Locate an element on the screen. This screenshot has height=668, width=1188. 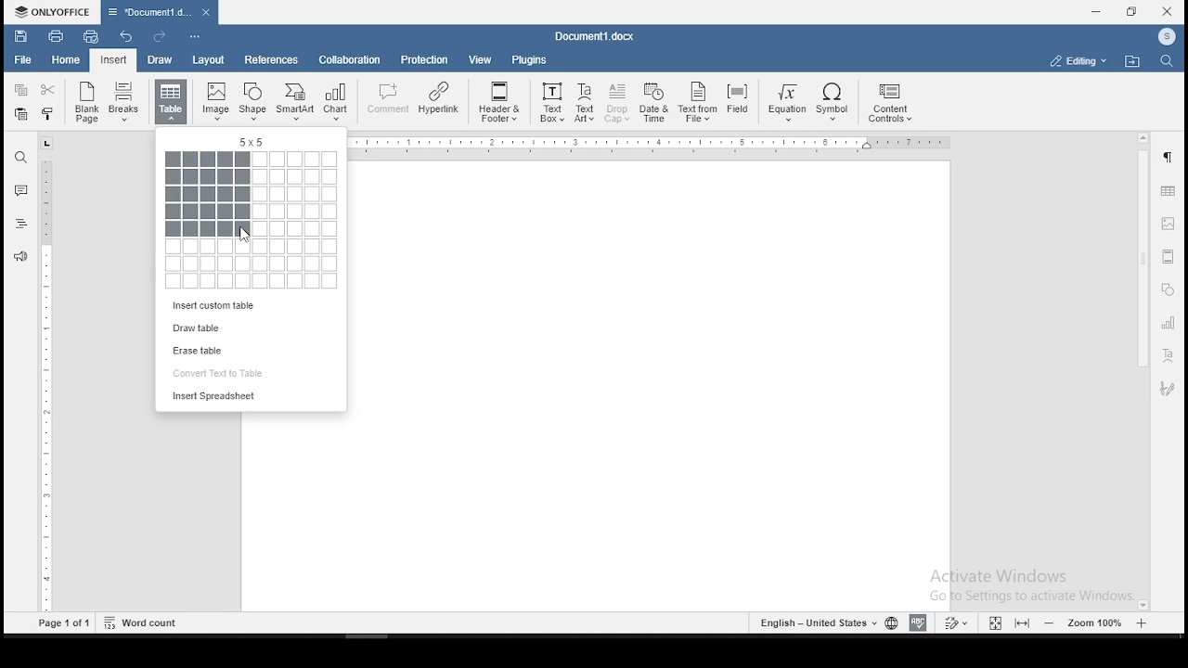
restore is located at coordinates (1131, 12).